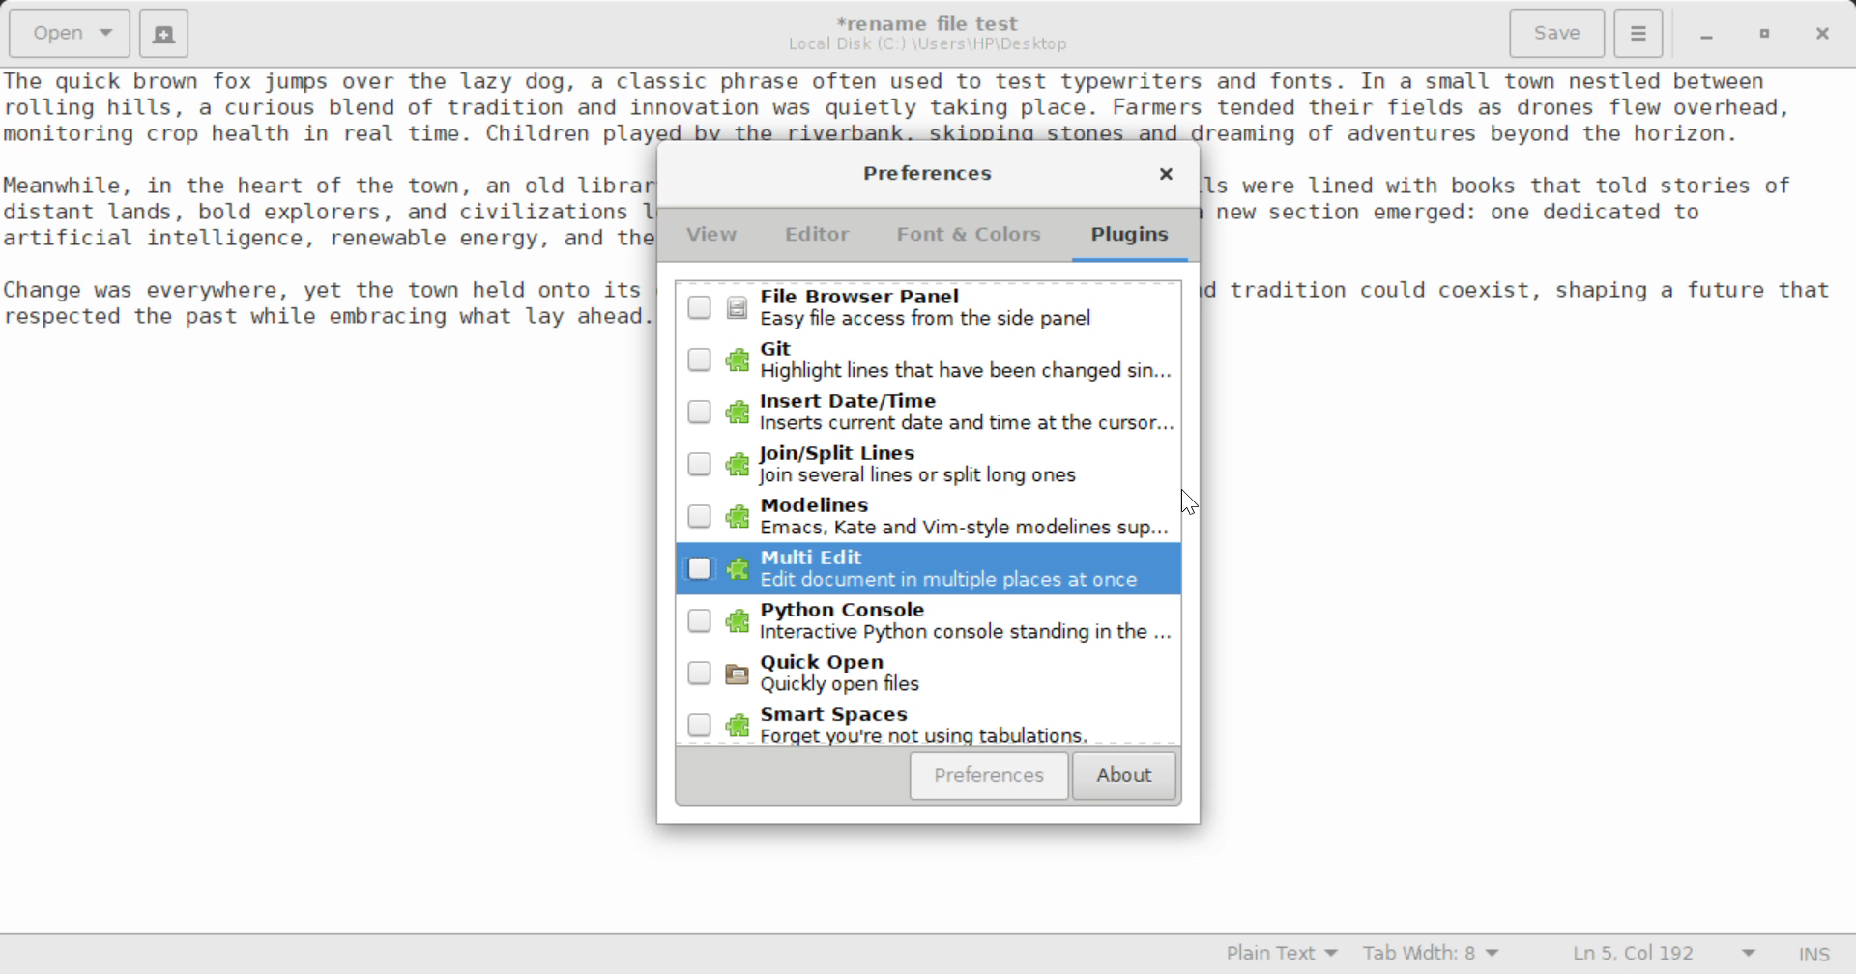 This screenshot has height=974, width=1856. Describe the element at coordinates (1704, 34) in the screenshot. I see `Restore Down` at that location.